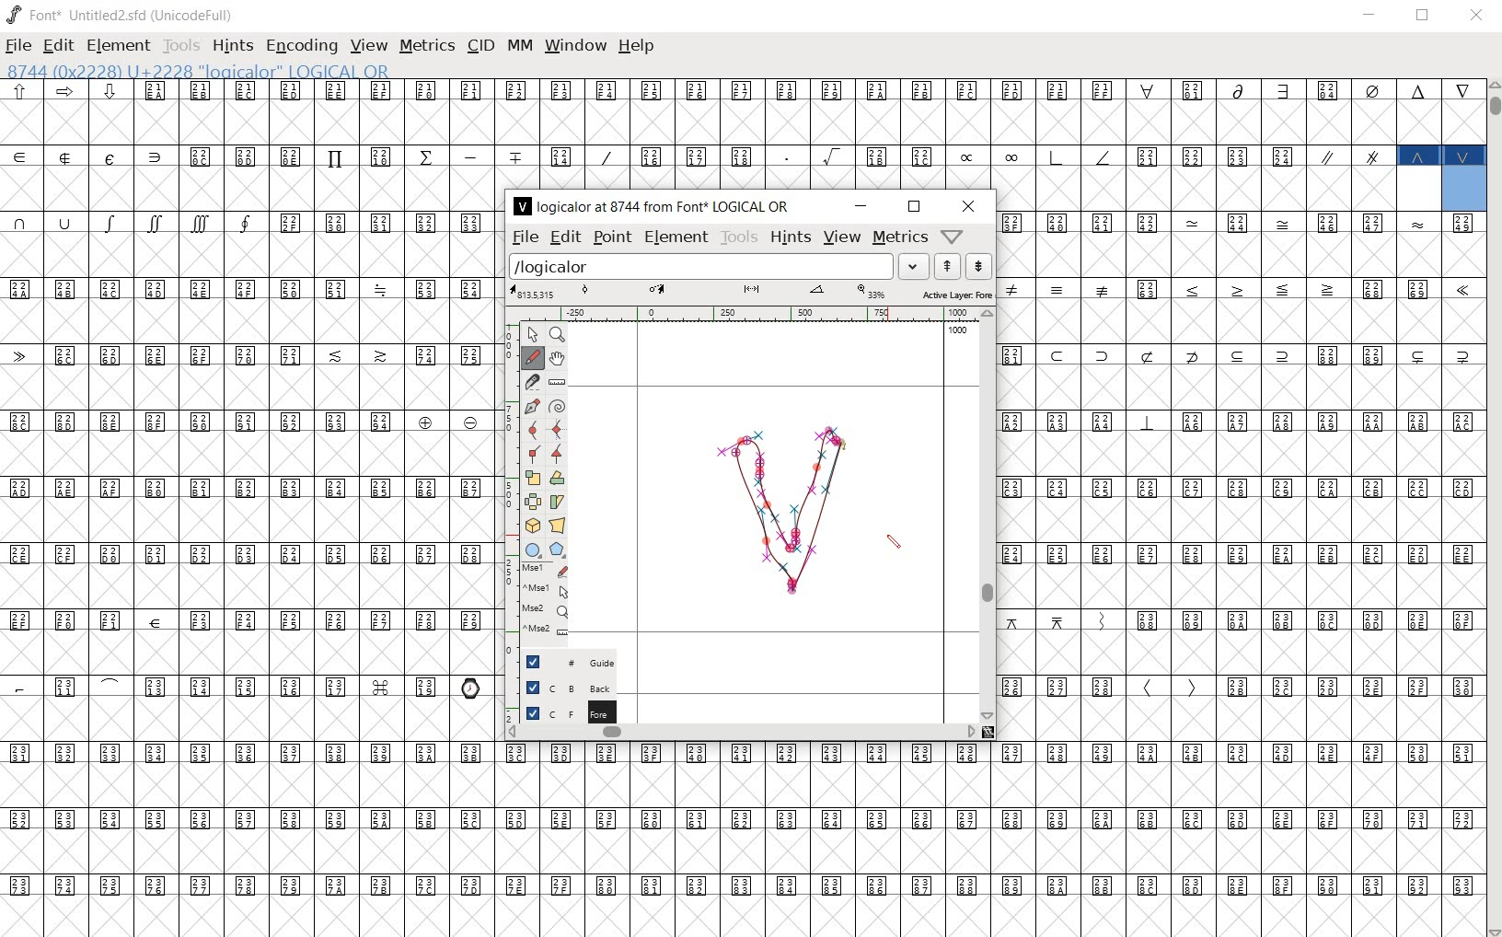 Image resolution: width=1502 pixels, height=937 pixels. Describe the element at coordinates (532, 334) in the screenshot. I see `POINTER` at that location.